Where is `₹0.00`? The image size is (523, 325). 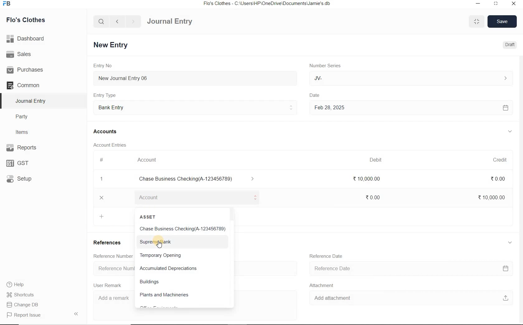
₹0.00 is located at coordinates (373, 196).